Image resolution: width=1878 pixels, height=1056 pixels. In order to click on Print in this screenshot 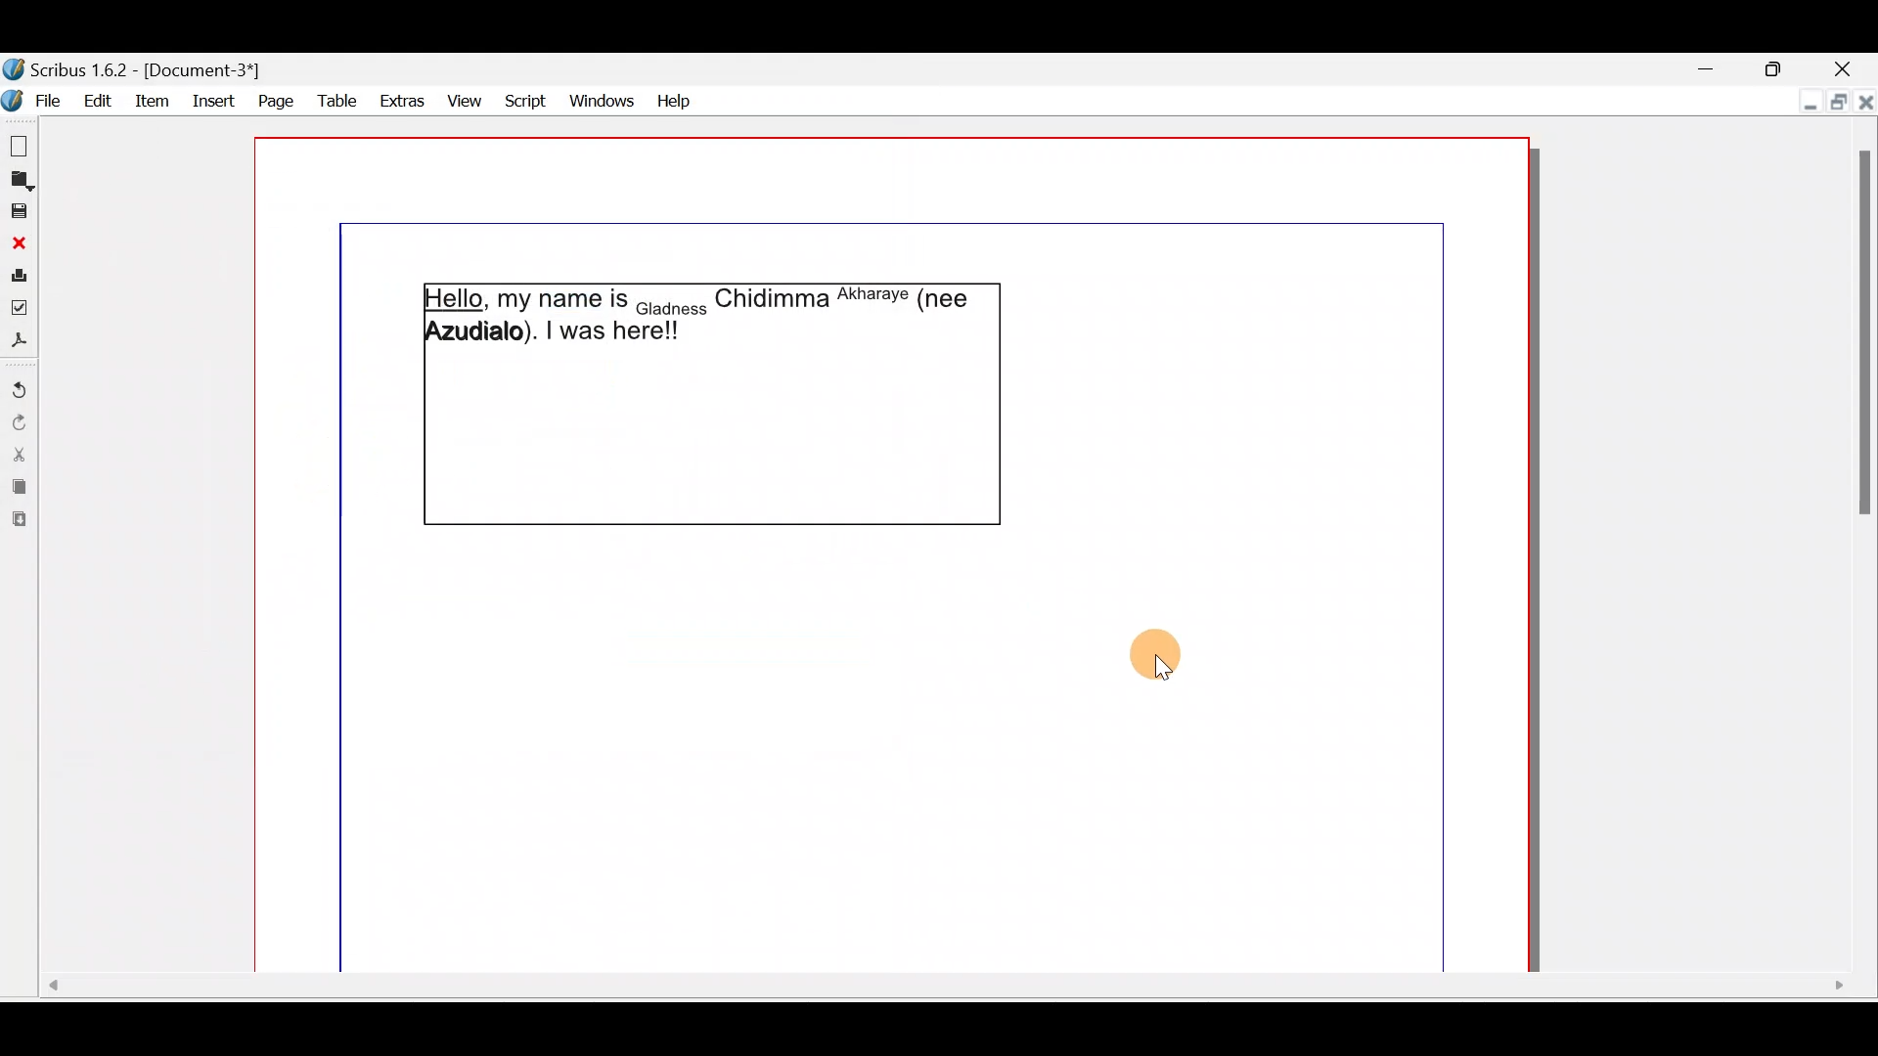, I will do `click(19, 279)`.